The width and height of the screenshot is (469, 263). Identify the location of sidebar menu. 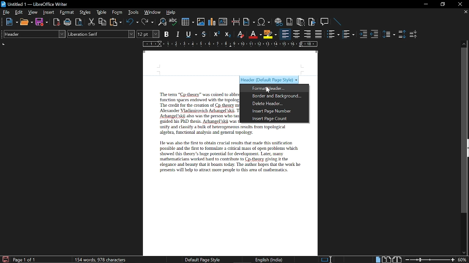
(468, 148).